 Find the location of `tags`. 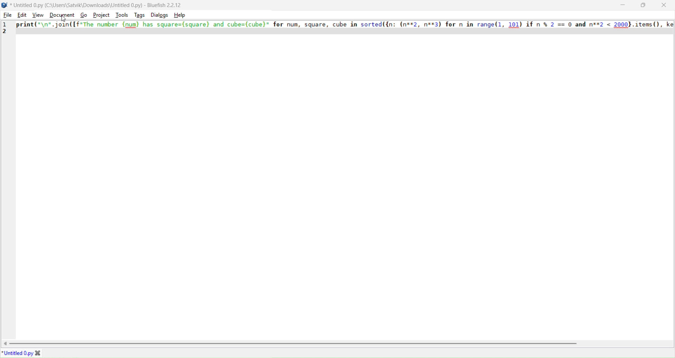

tags is located at coordinates (139, 15).